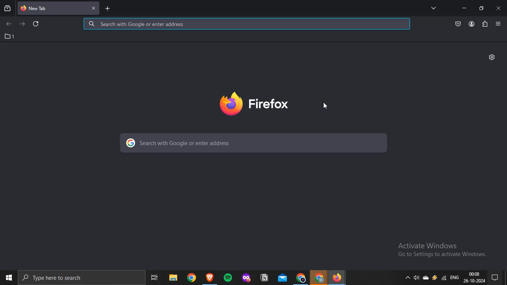 This screenshot has width=507, height=285. What do you see at coordinates (472, 24) in the screenshot?
I see `account` at bounding box center [472, 24].